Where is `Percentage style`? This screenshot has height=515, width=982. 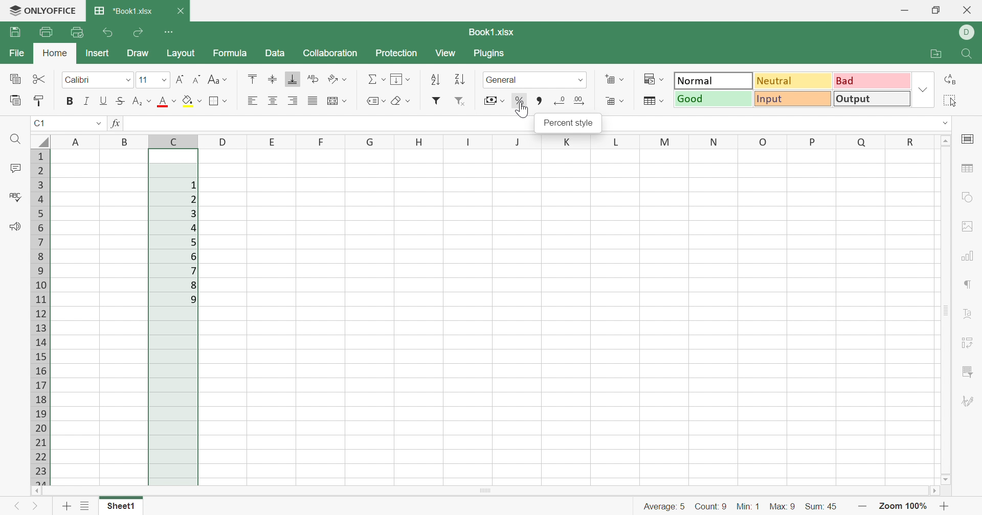 Percentage style is located at coordinates (518, 101).